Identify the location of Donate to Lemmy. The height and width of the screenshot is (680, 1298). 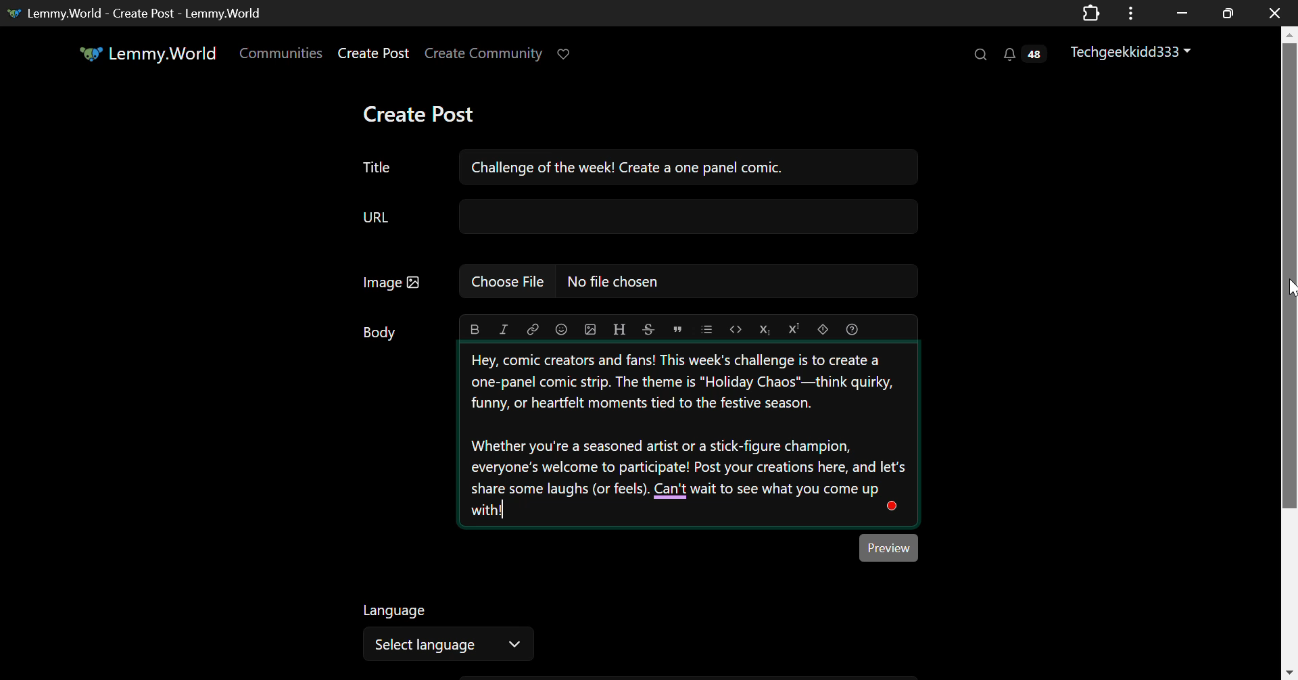
(564, 54).